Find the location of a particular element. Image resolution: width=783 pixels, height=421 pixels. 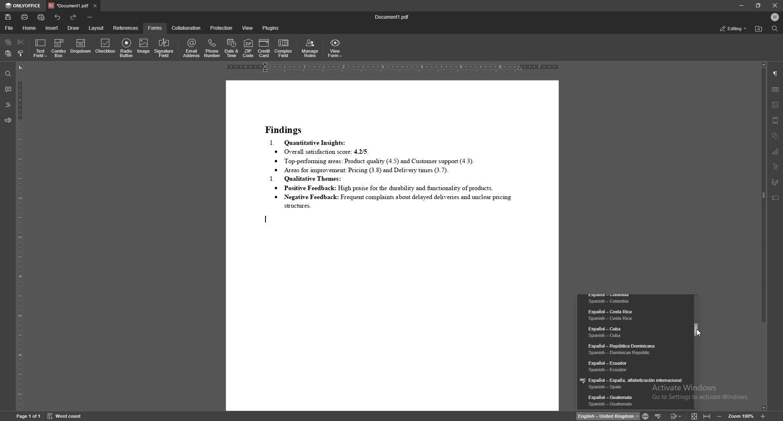

file name is located at coordinates (393, 18).